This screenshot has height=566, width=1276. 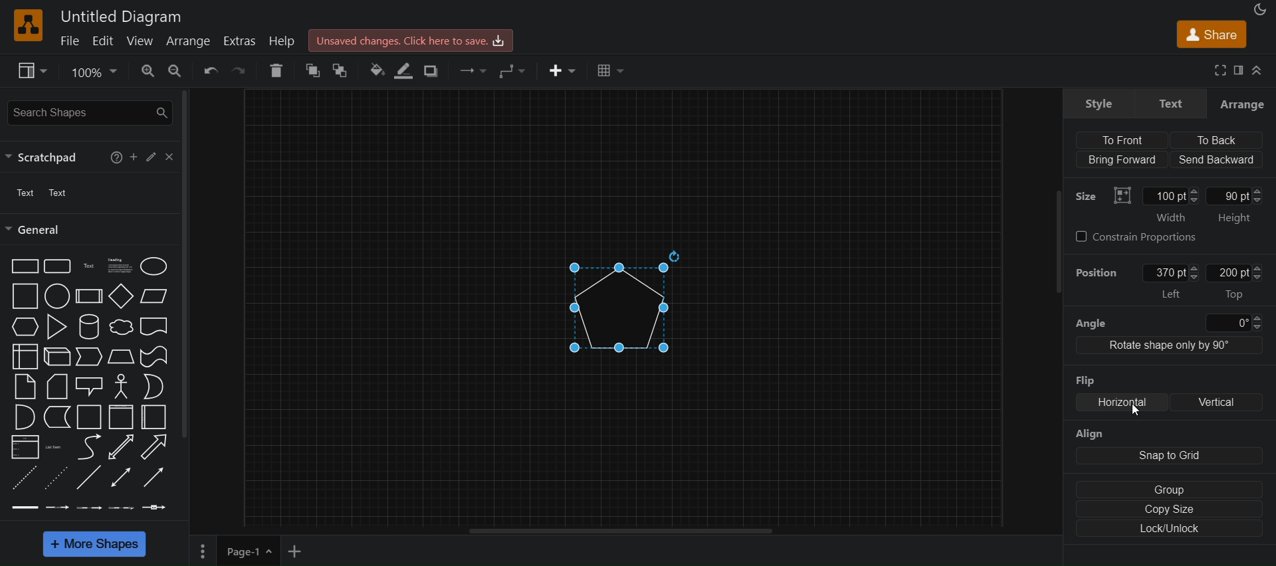 I want to click on To back, so click(x=1215, y=140).